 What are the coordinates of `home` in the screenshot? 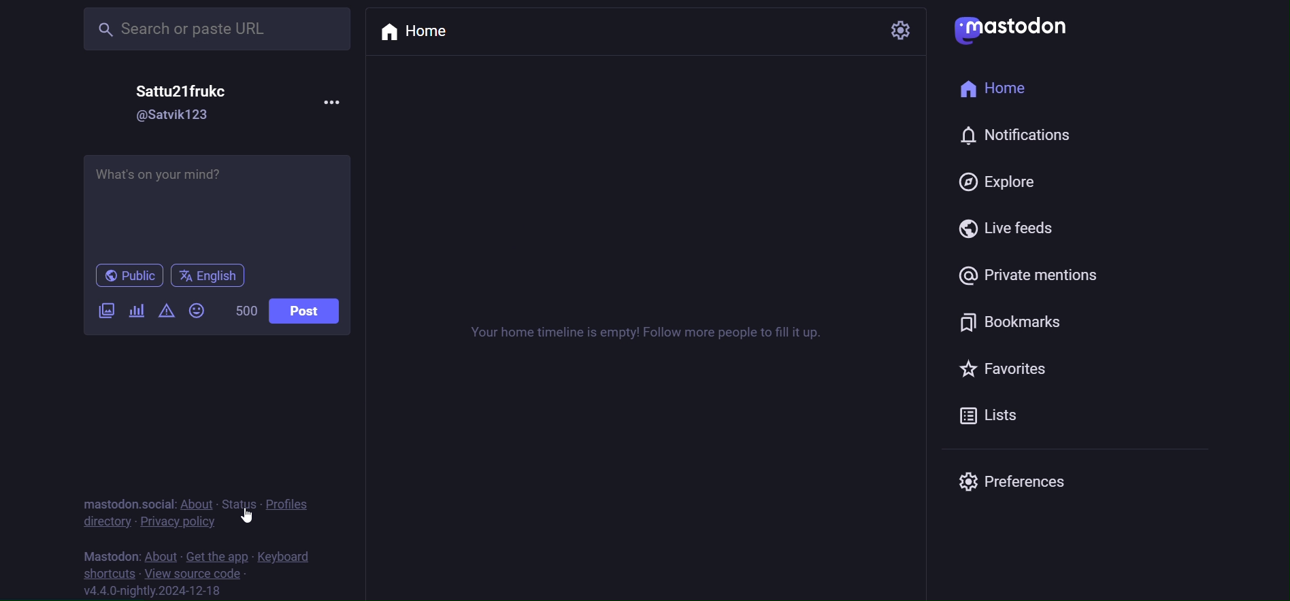 It's located at (991, 89).